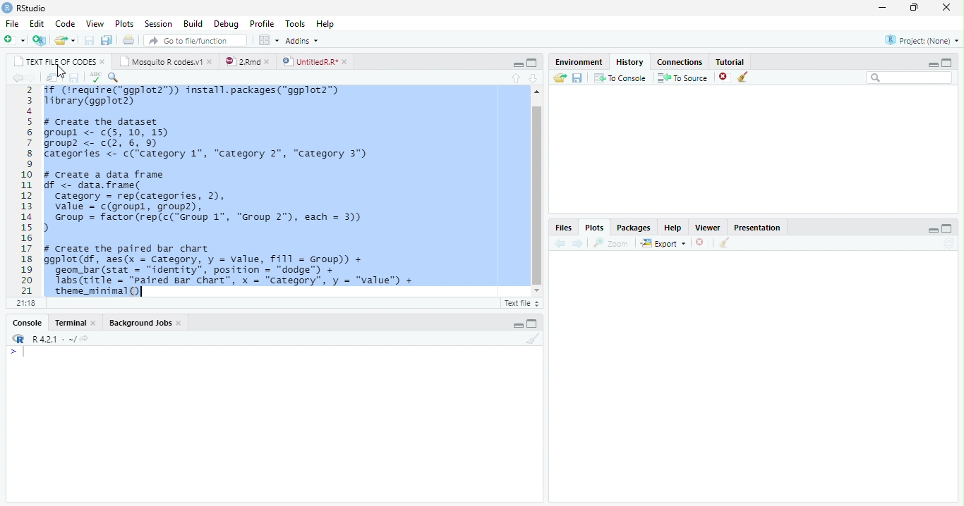 The width and height of the screenshot is (964, 506). Describe the element at coordinates (577, 78) in the screenshot. I see `save history ` at that location.